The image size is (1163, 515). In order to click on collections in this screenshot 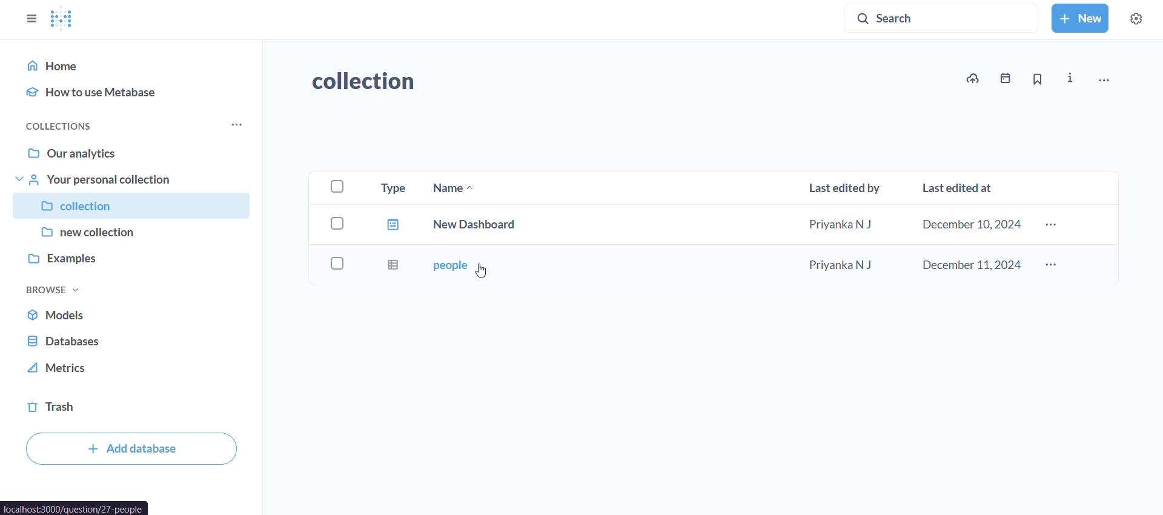, I will do `click(62, 126)`.